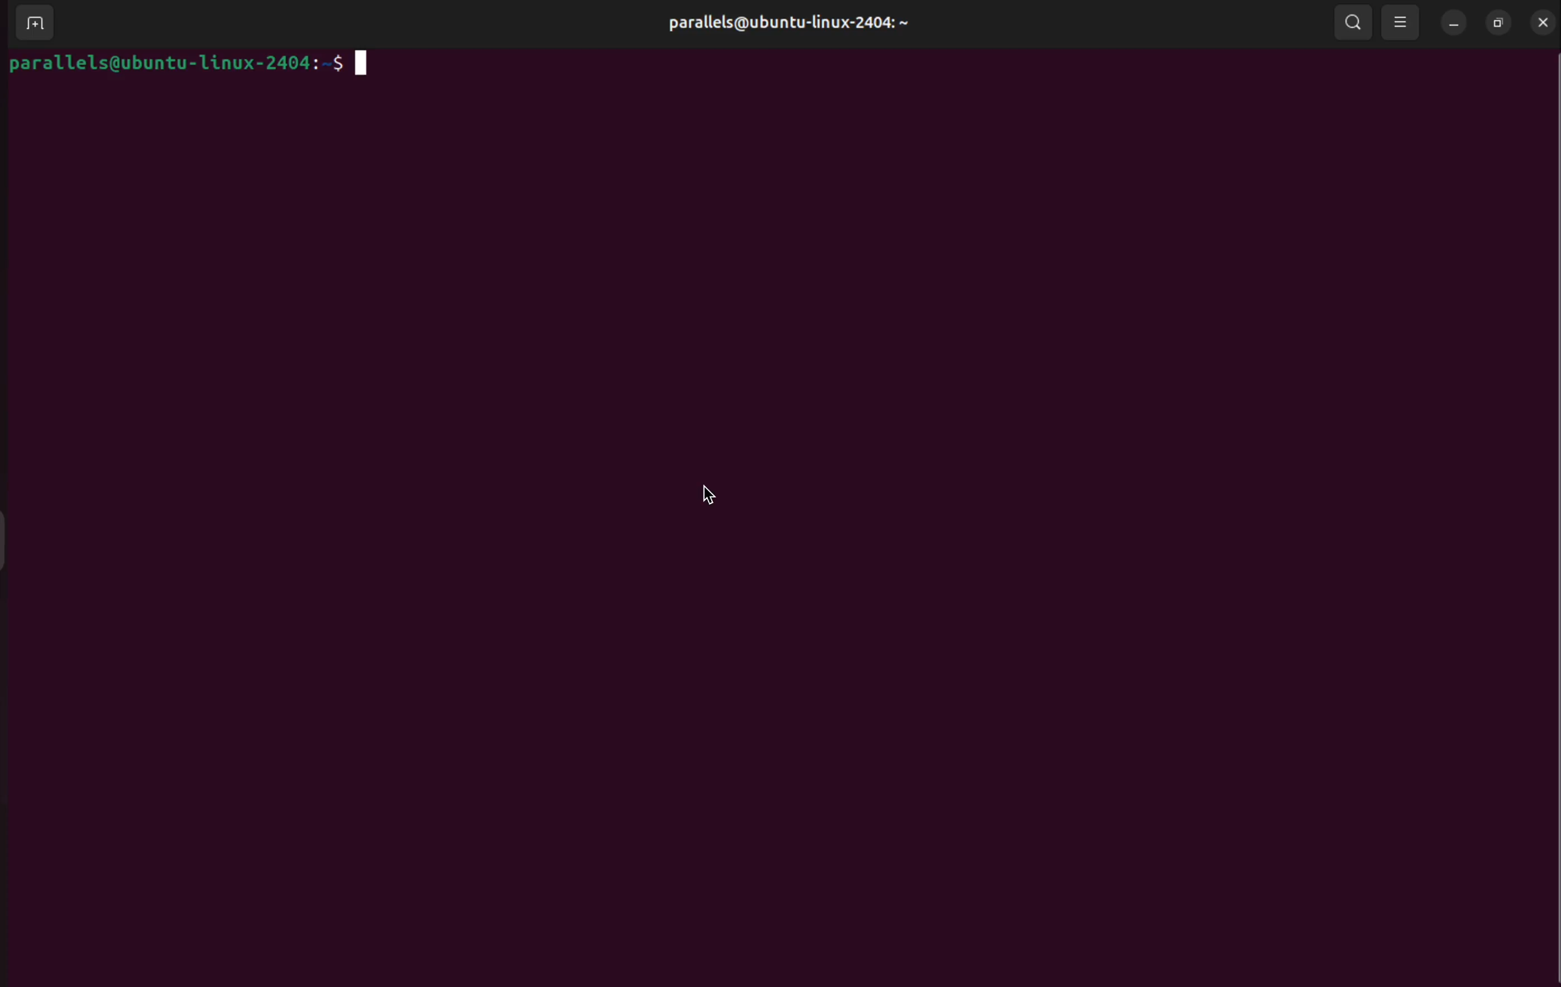 Image resolution: width=1561 pixels, height=987 pixels. Describe the element at coordinates (1404, 19) in the screenshot. I see `view options` at that location.